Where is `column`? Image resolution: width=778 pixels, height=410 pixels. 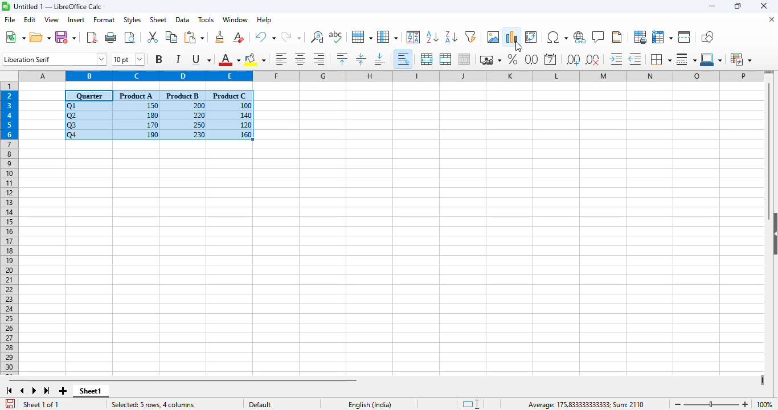
column is located at coordinates (387, 36).